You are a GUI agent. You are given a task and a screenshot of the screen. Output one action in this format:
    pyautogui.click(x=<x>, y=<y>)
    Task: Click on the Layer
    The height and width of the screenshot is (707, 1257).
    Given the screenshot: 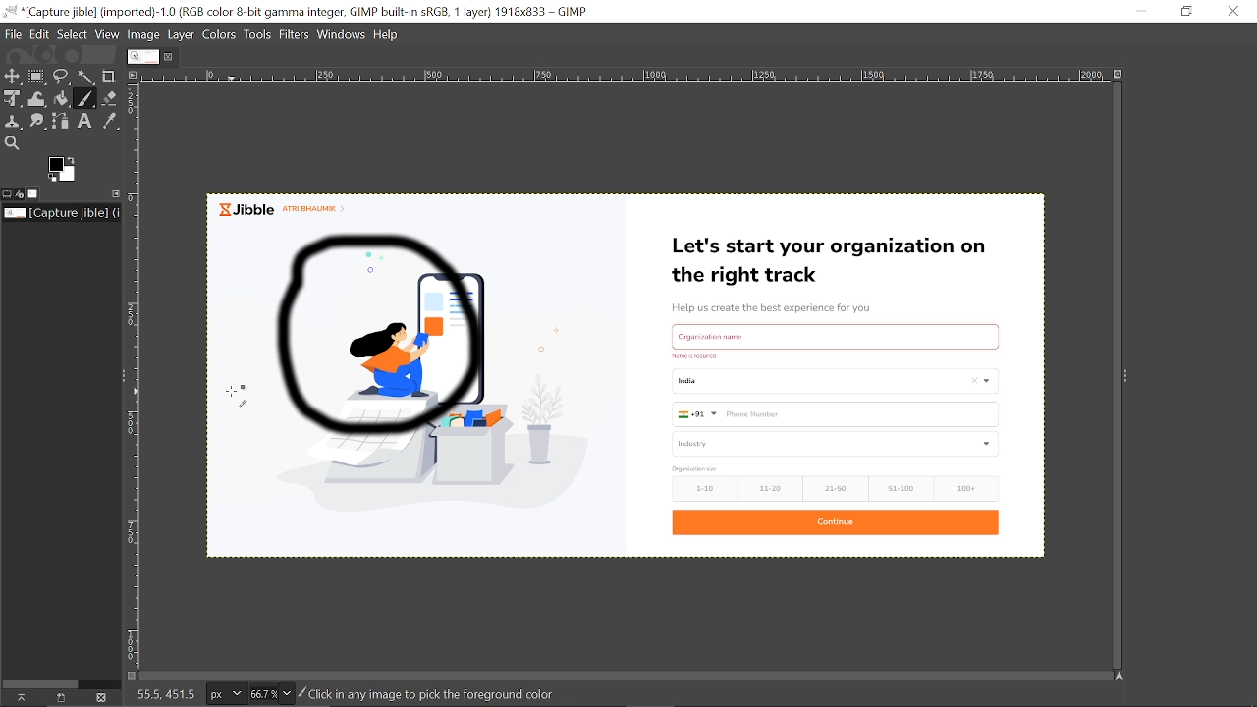 What is the action you would take?
    pyautogui.click(x=182, y=36)
    